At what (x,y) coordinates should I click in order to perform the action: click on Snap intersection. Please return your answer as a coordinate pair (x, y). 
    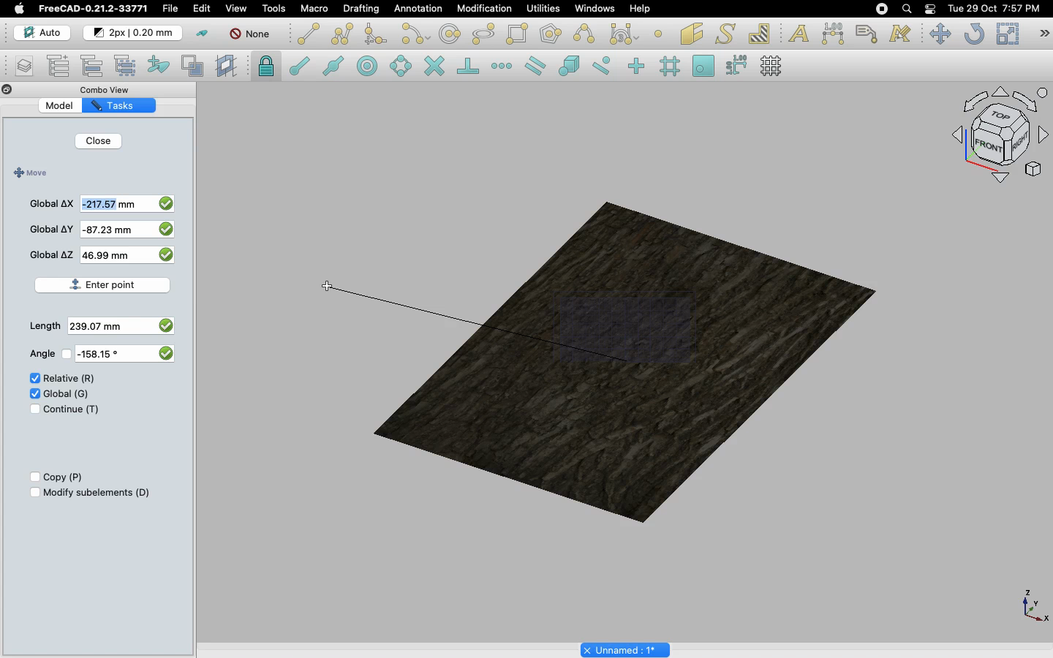
    Looking at the image, I should click on (435, 67).